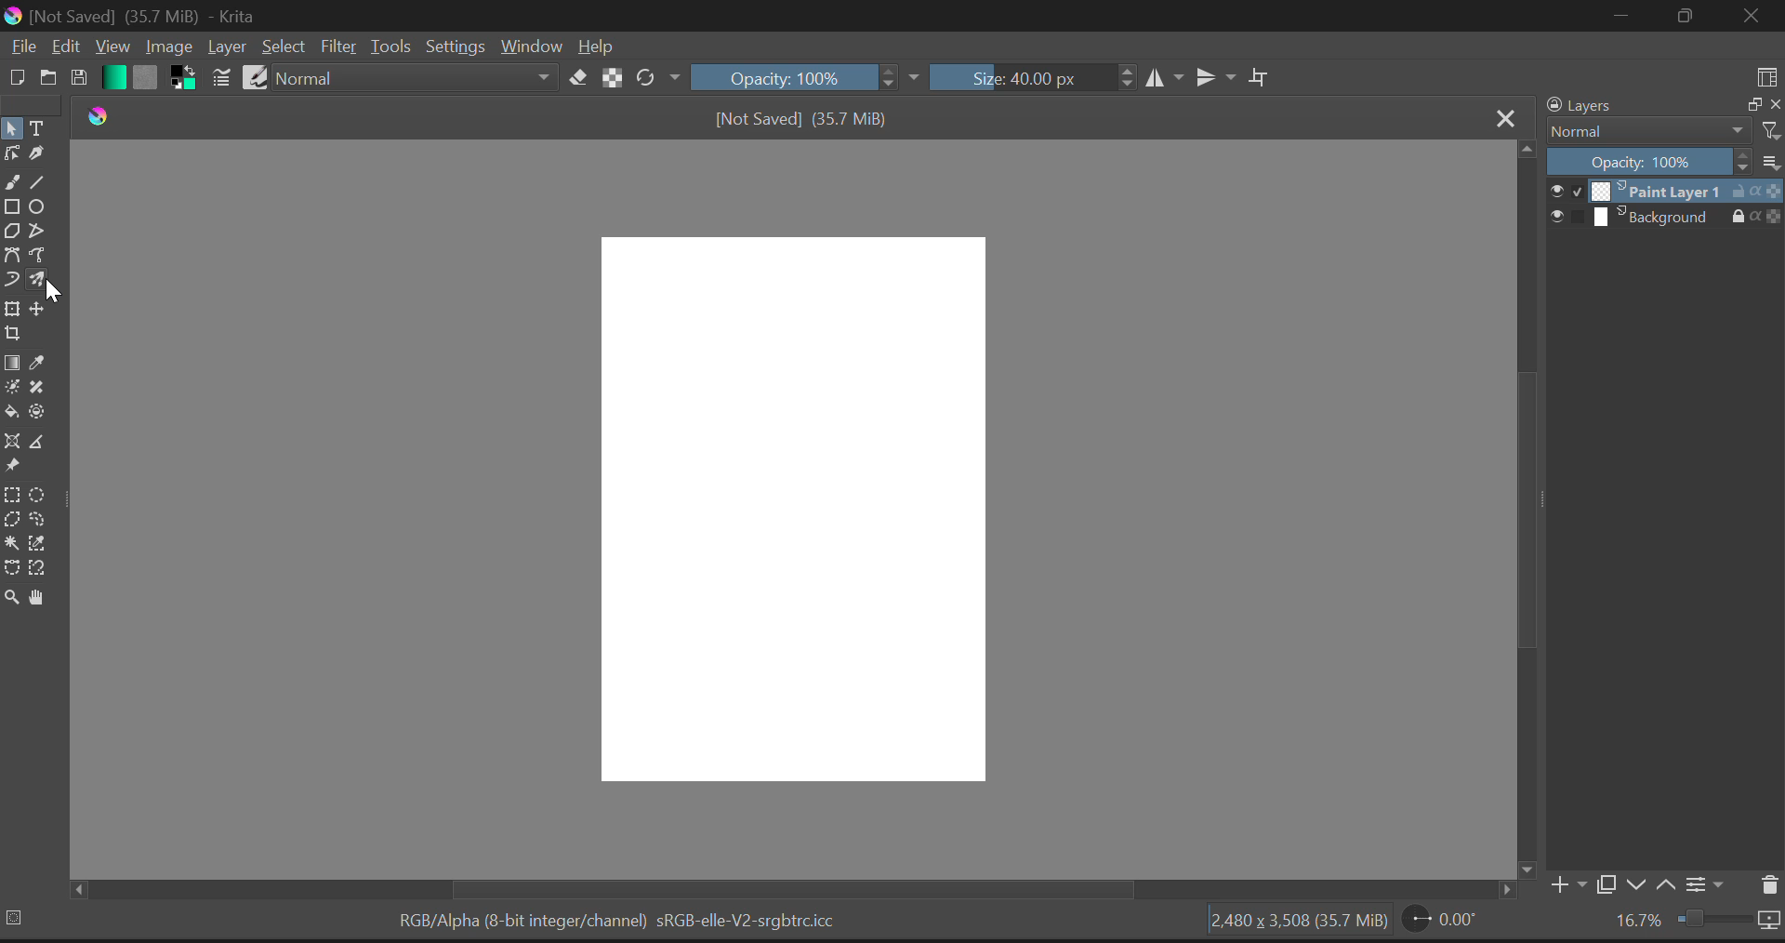 The height and width of the screenshot is (943, 1785). What do you see at coordinates (12, 600) in the screenshot?
I see `Zoom` at bounding box center [12, 600].